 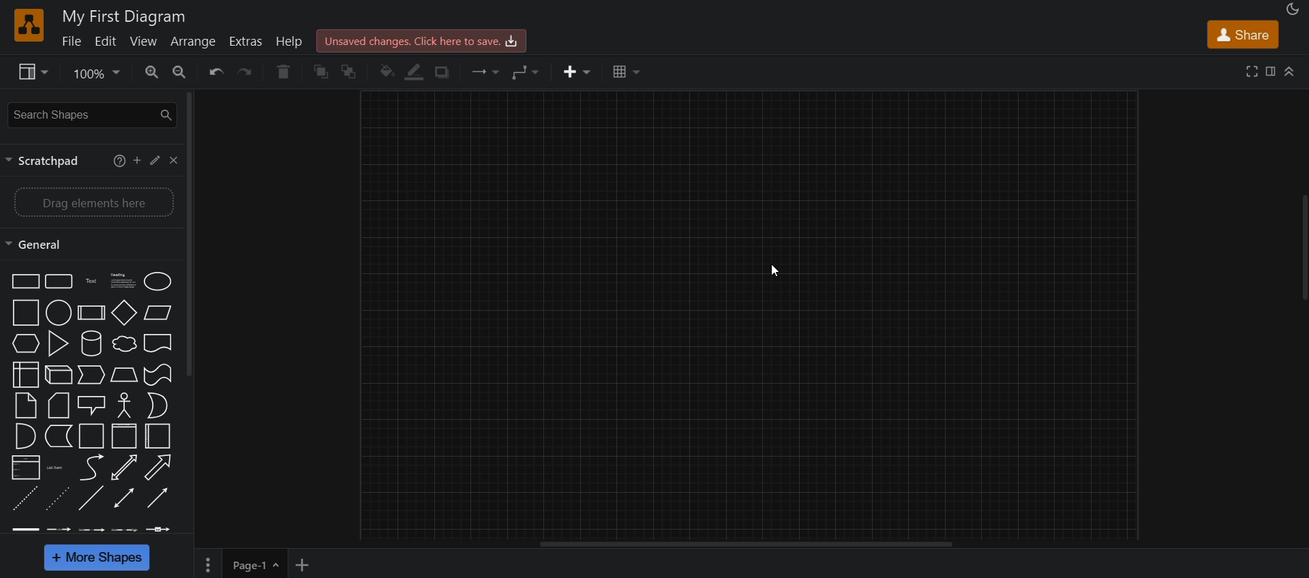 What do you see at coordinates (72, 43) in the screenshot?
I see `file` at bounding box center [72, 43].